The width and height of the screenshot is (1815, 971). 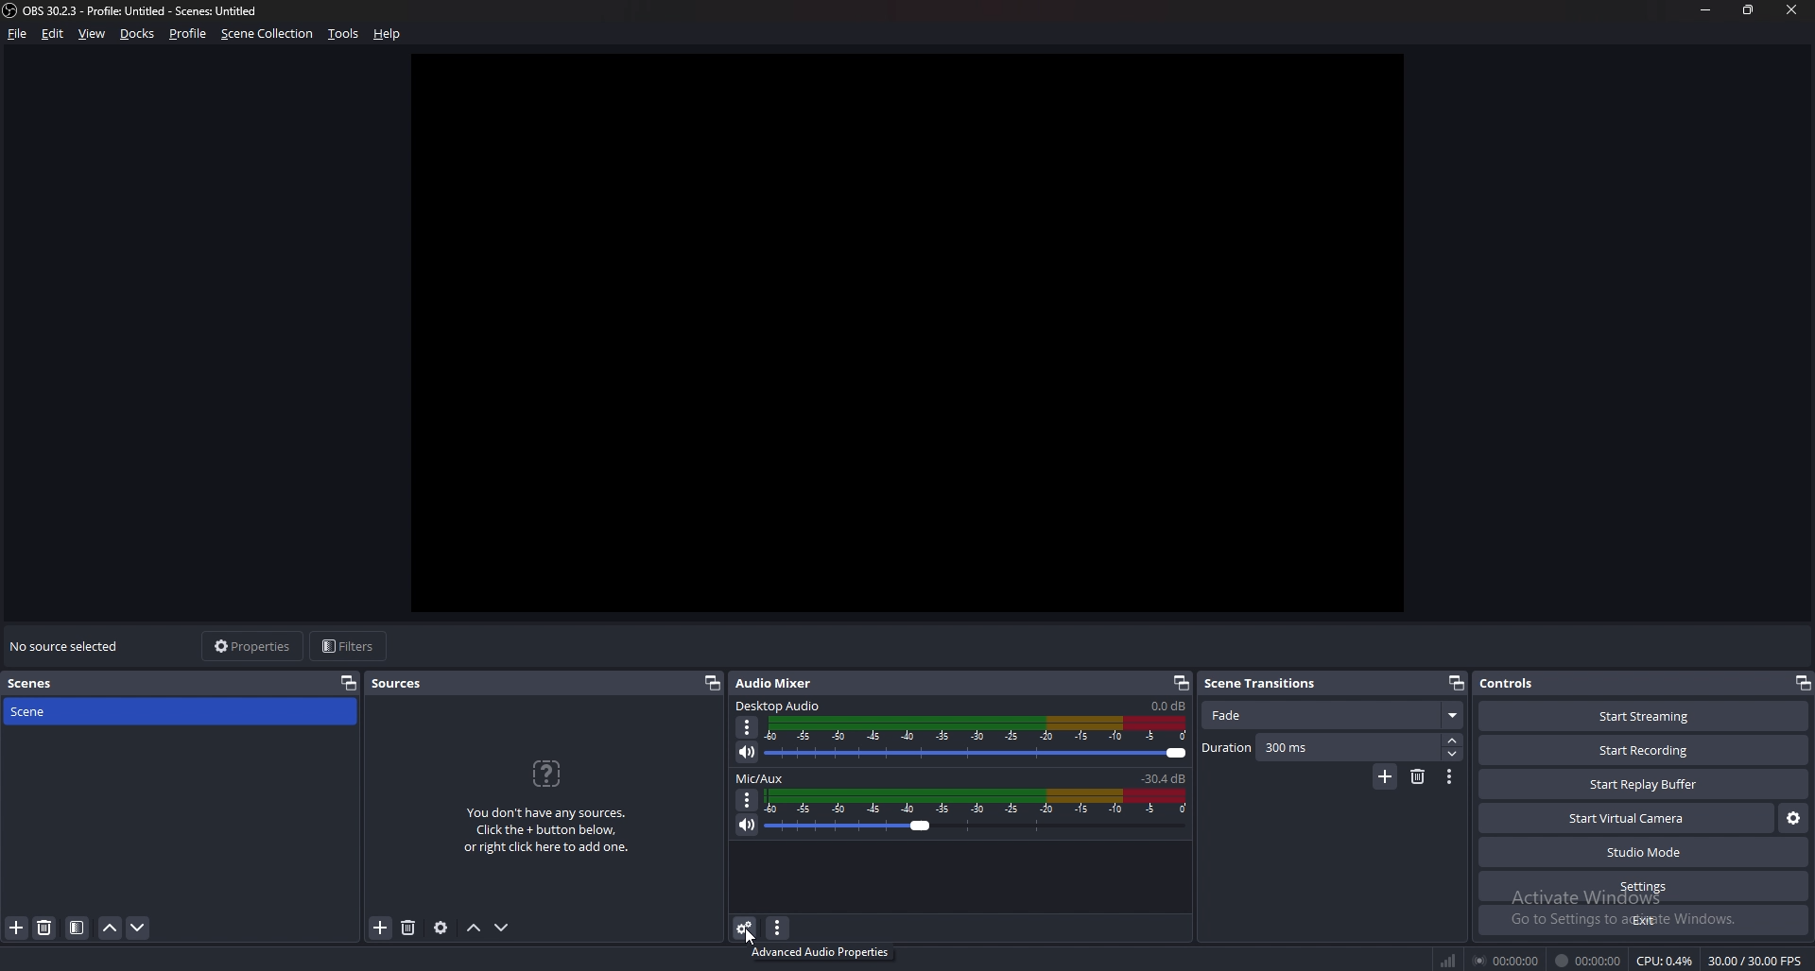 What do you see at coordinates (1628, 819) in the screenshot?
I see `start virtual camera` at bounding box center [1628, 819].